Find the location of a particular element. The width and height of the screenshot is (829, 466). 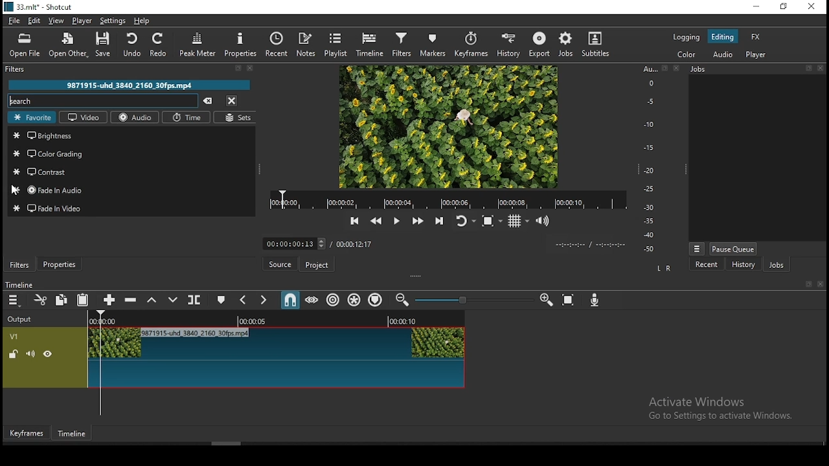

restore is located at coordinates (781, 8).